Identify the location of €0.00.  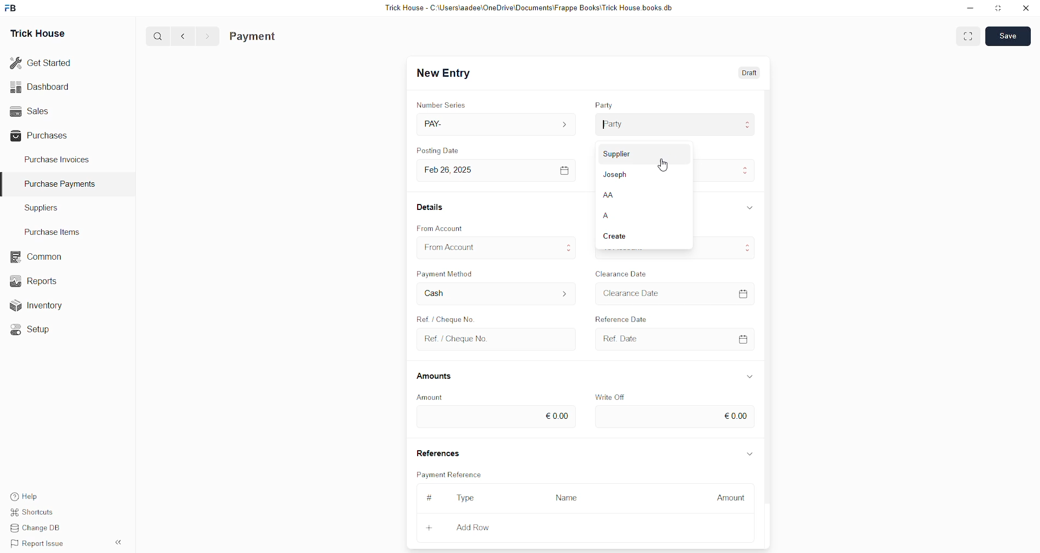
(674, 417).